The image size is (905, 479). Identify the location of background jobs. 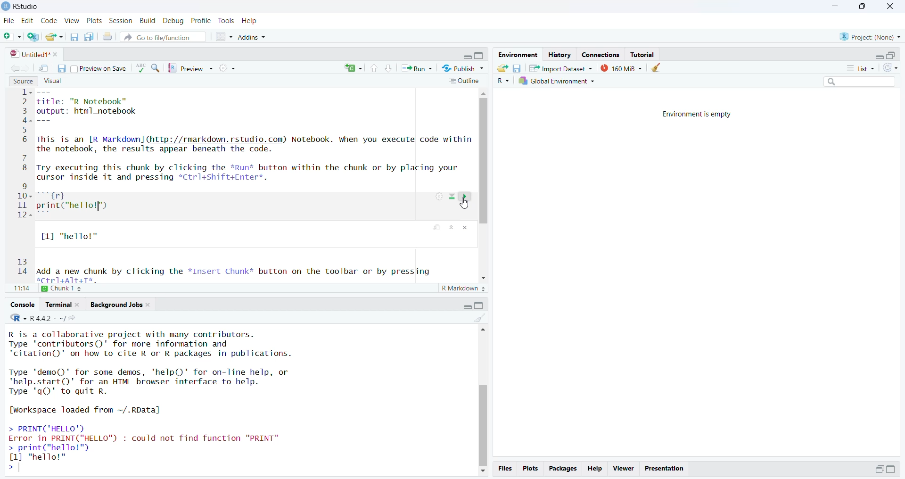
(121, 305).